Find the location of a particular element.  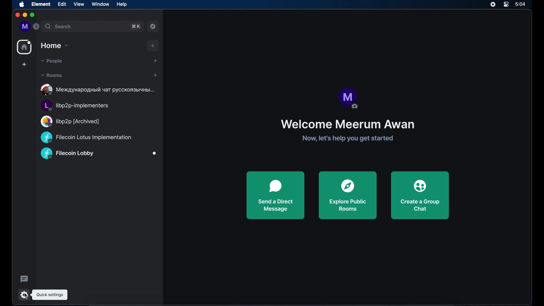

search is located at coordinates (59, 27).